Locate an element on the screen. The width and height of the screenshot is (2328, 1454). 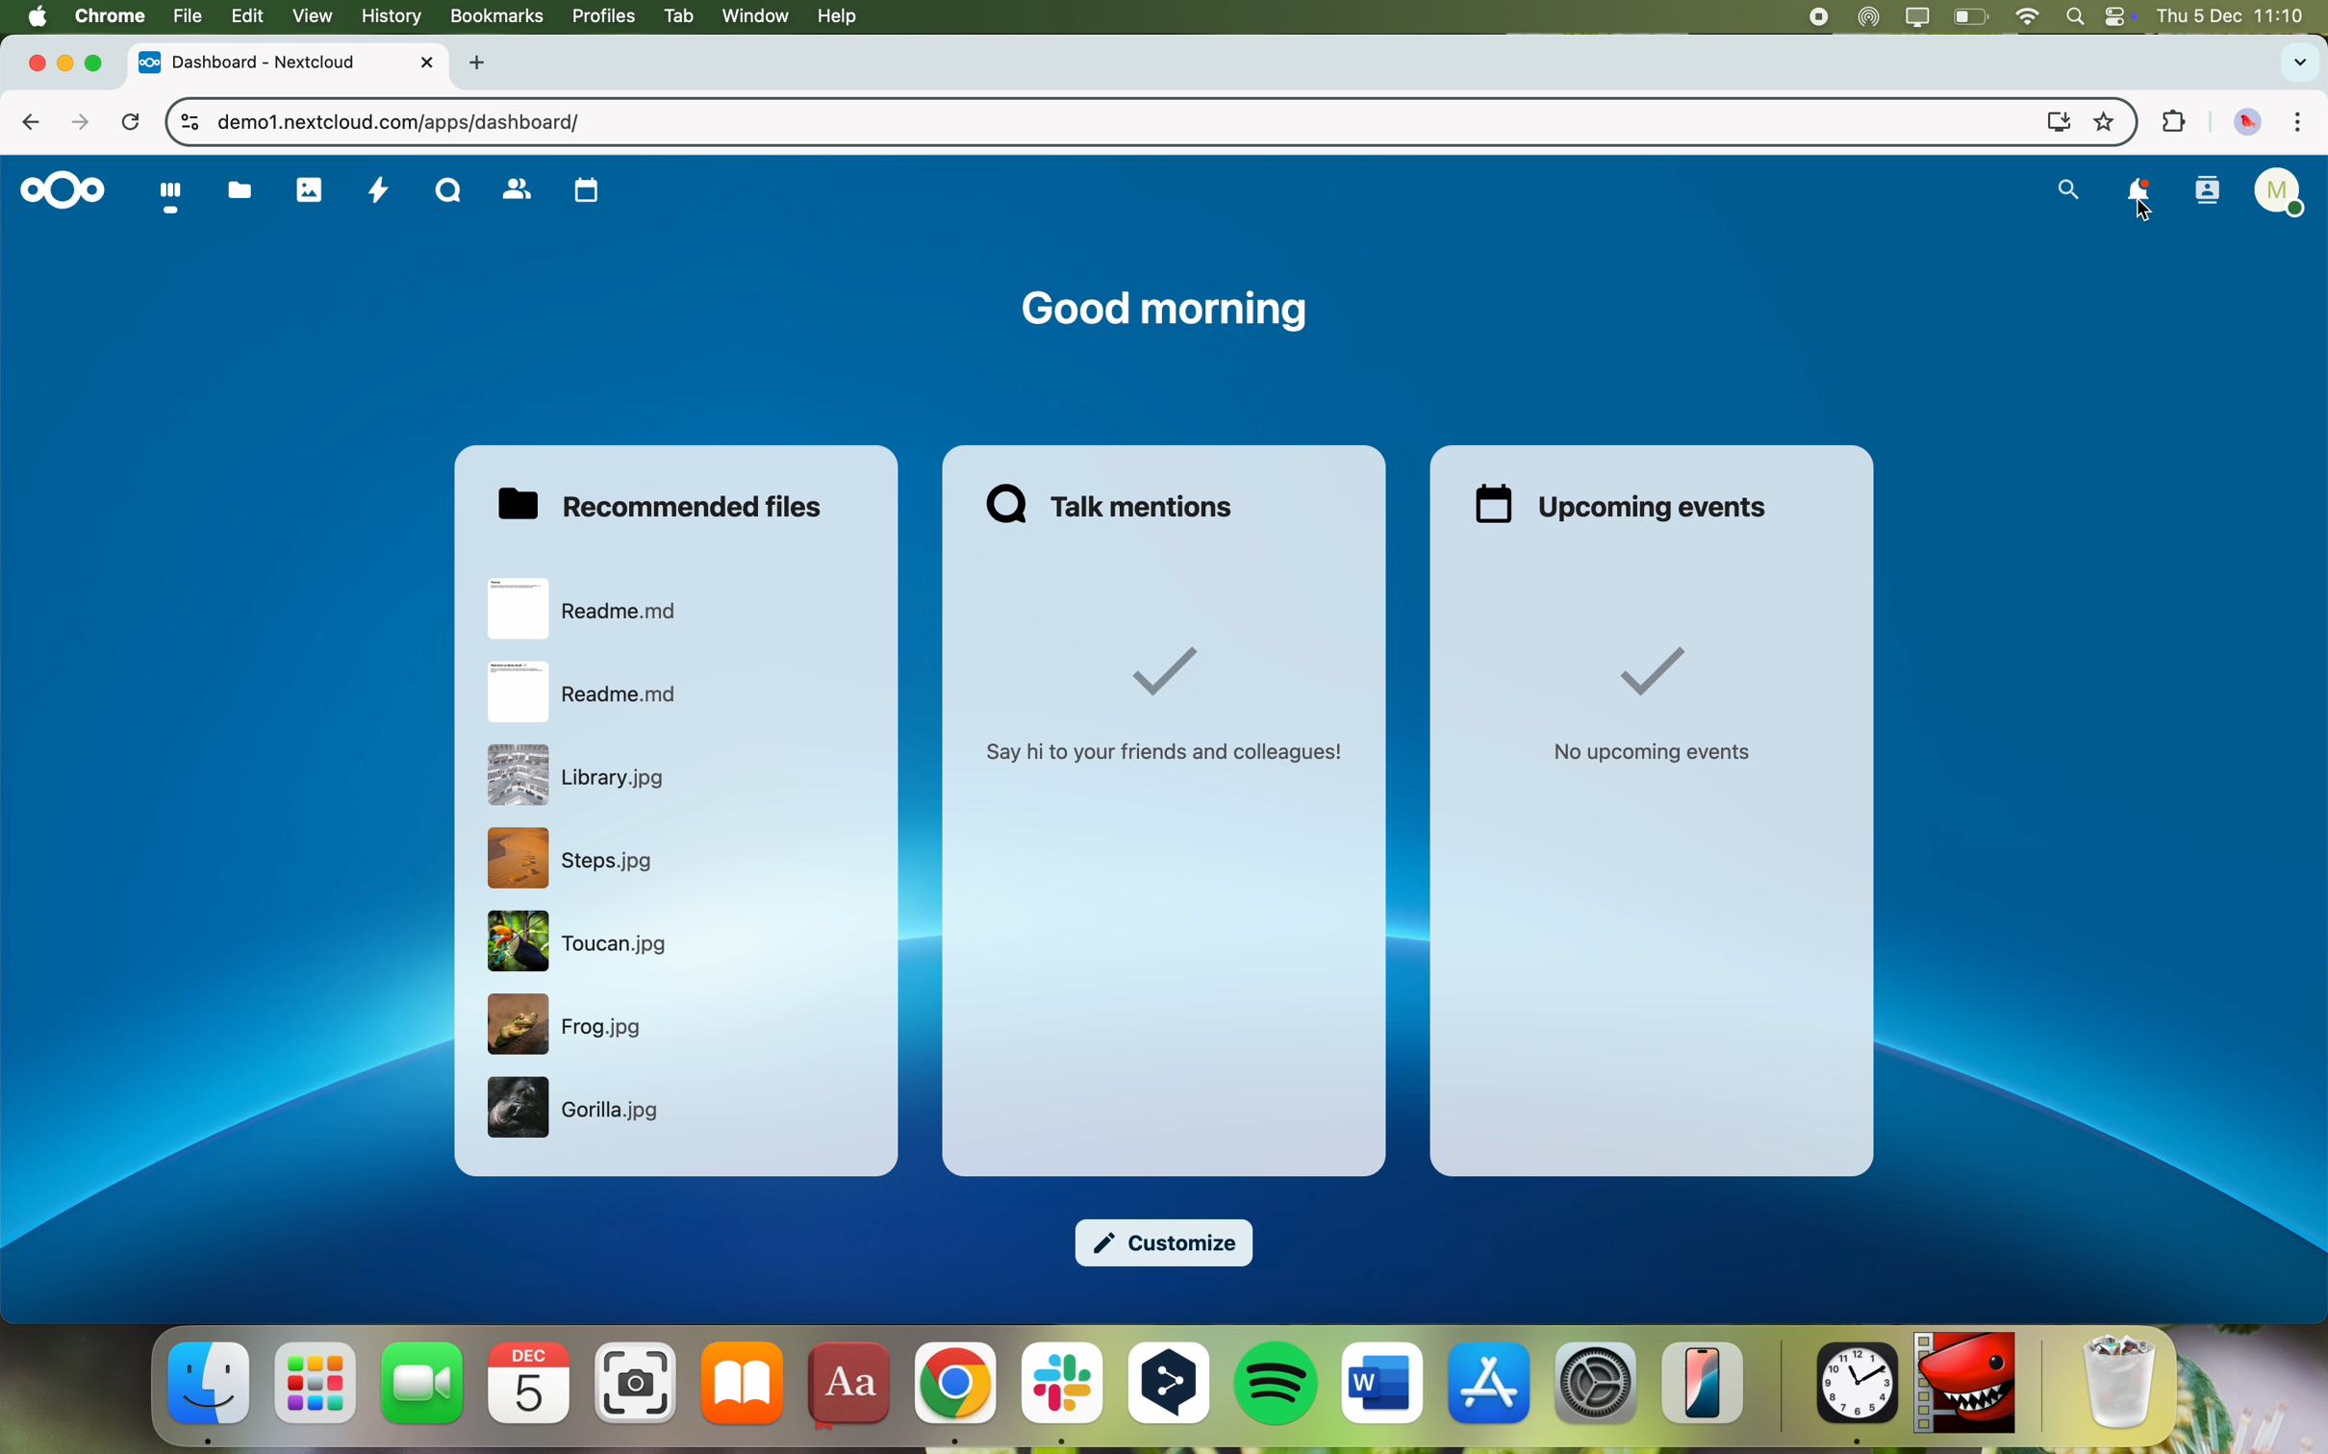
tab is located at coordinates (675, 16).